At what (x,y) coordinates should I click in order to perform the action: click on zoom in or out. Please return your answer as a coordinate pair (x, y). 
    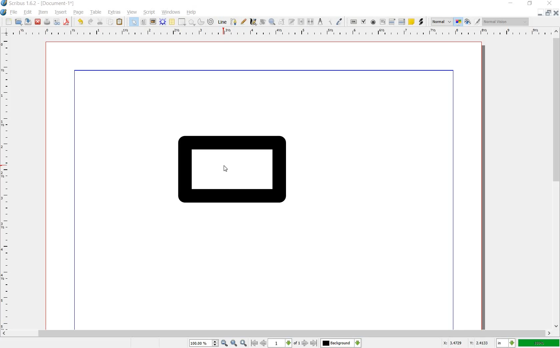
    Looking at the image, I should click on (272, 21).